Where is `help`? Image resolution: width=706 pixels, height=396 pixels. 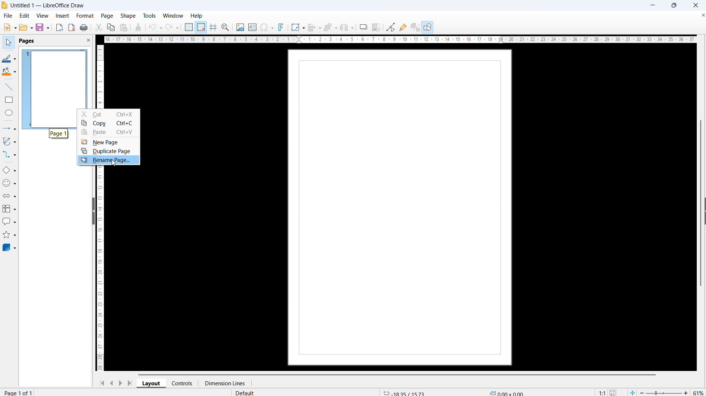
help is located at coordinates (197, 16).